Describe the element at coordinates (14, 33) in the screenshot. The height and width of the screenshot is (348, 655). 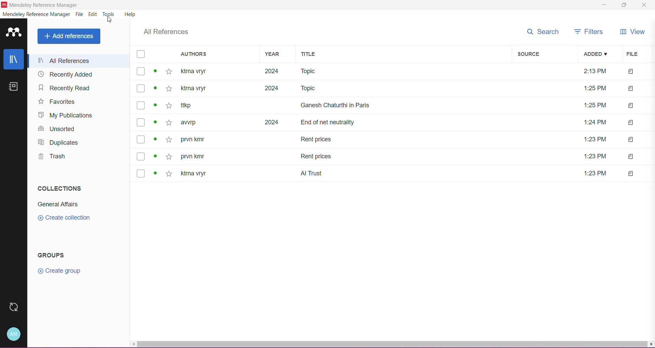
I see `Application Logo` at that location.